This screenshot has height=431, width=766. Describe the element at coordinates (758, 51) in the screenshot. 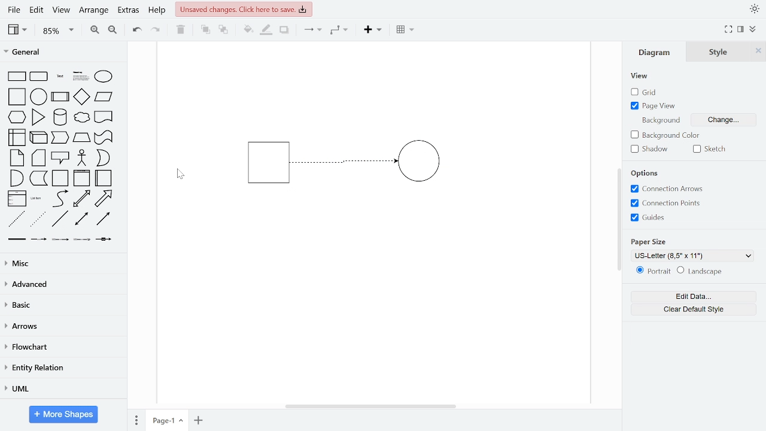

I see `close` at that location.